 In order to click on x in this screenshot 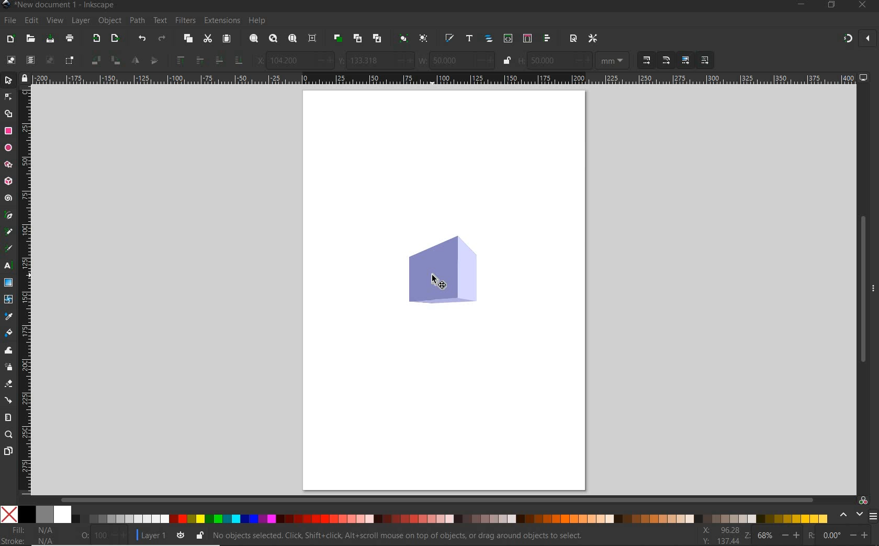, I will do `click(257, 59)`.